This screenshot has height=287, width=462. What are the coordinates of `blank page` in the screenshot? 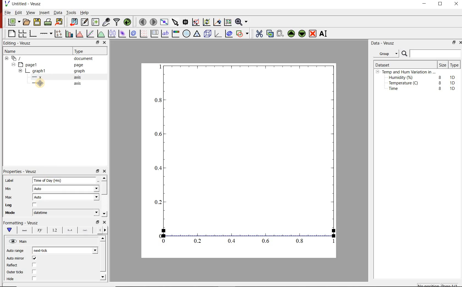 It's located at (11, 33).